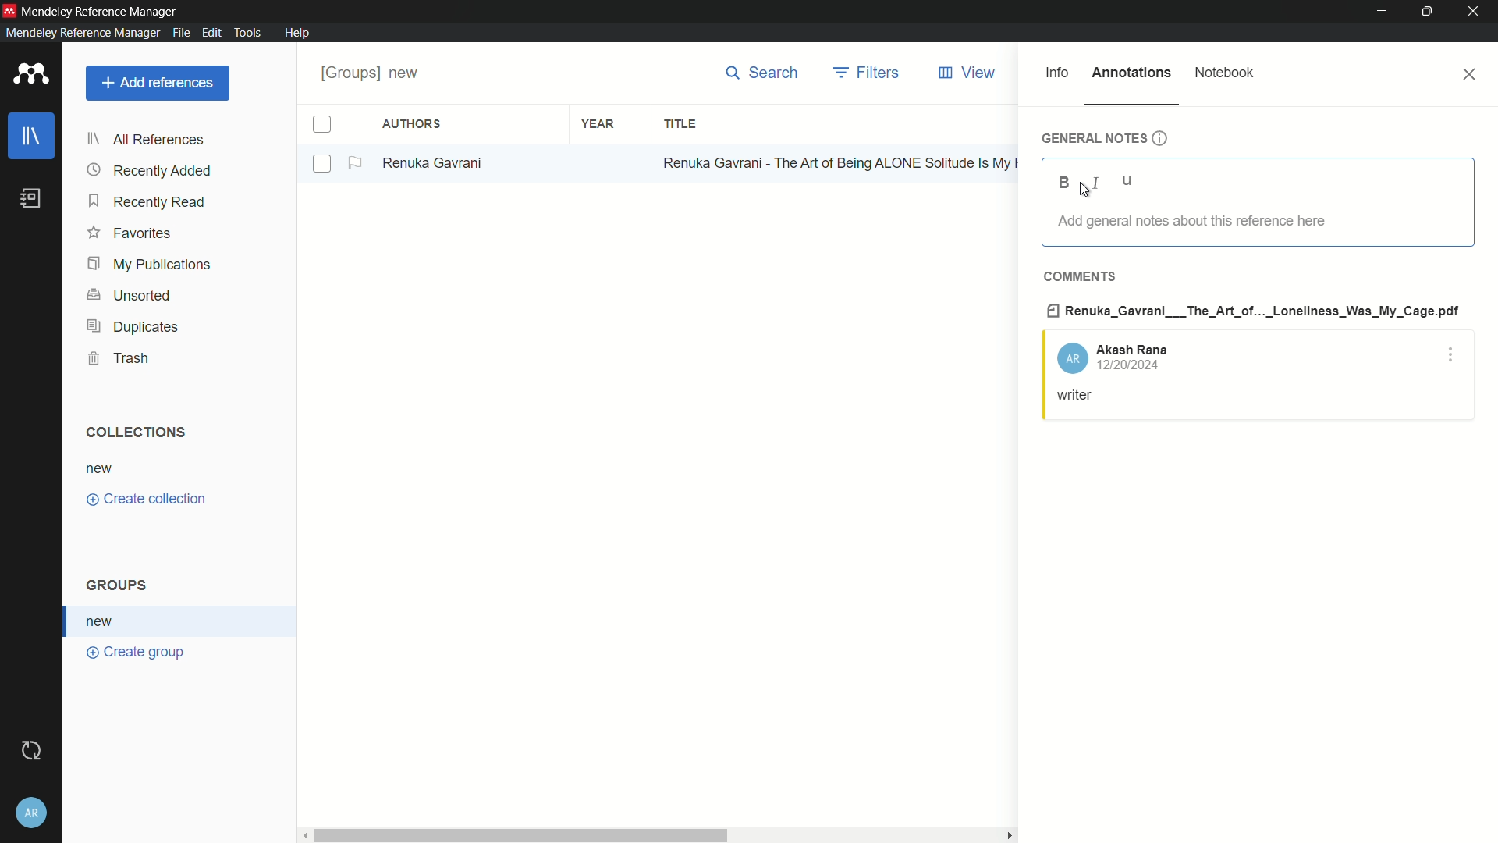 The height and width of the screenshot is (843, 1498). What do you see at coordinates (145, 141) in the screenshot?
I see `all references` at bounding box center [145, 141].